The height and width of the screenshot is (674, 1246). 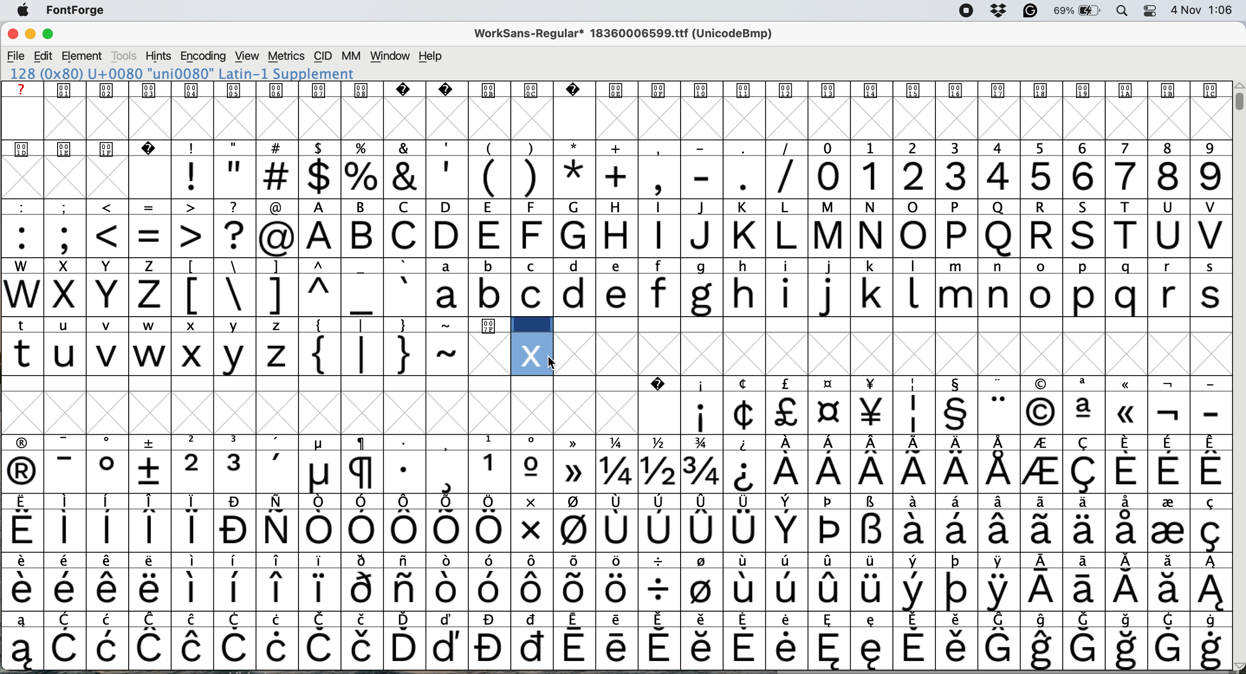 What do you see at coordinates (1237, 101) in the screenshot?
I see `vertical scroll bar` at bounding box center [1237, 101].